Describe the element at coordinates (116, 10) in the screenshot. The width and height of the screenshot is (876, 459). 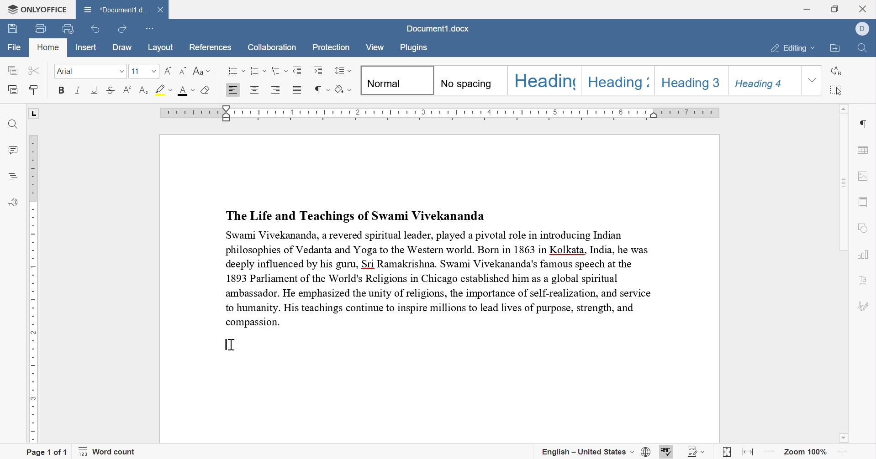
I see `document1.d` at that location.